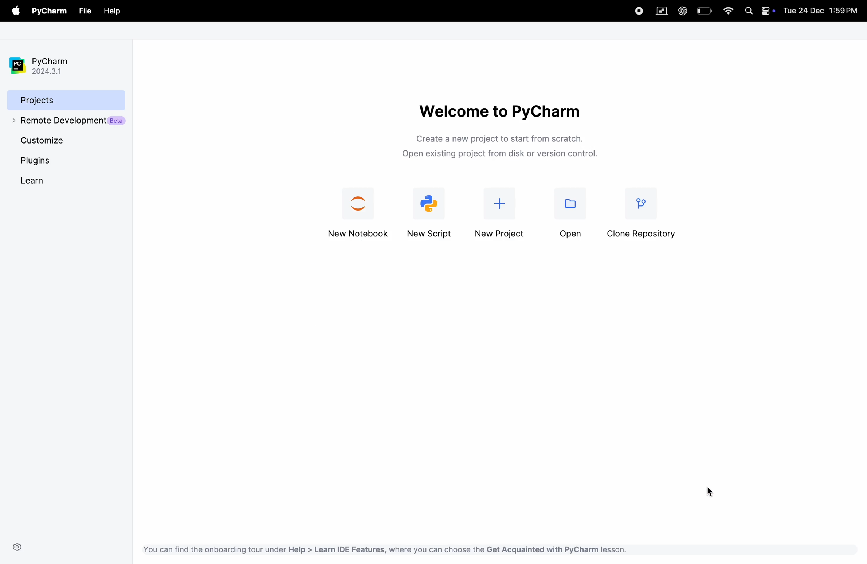  I want to click on projects, so click(56, 100).